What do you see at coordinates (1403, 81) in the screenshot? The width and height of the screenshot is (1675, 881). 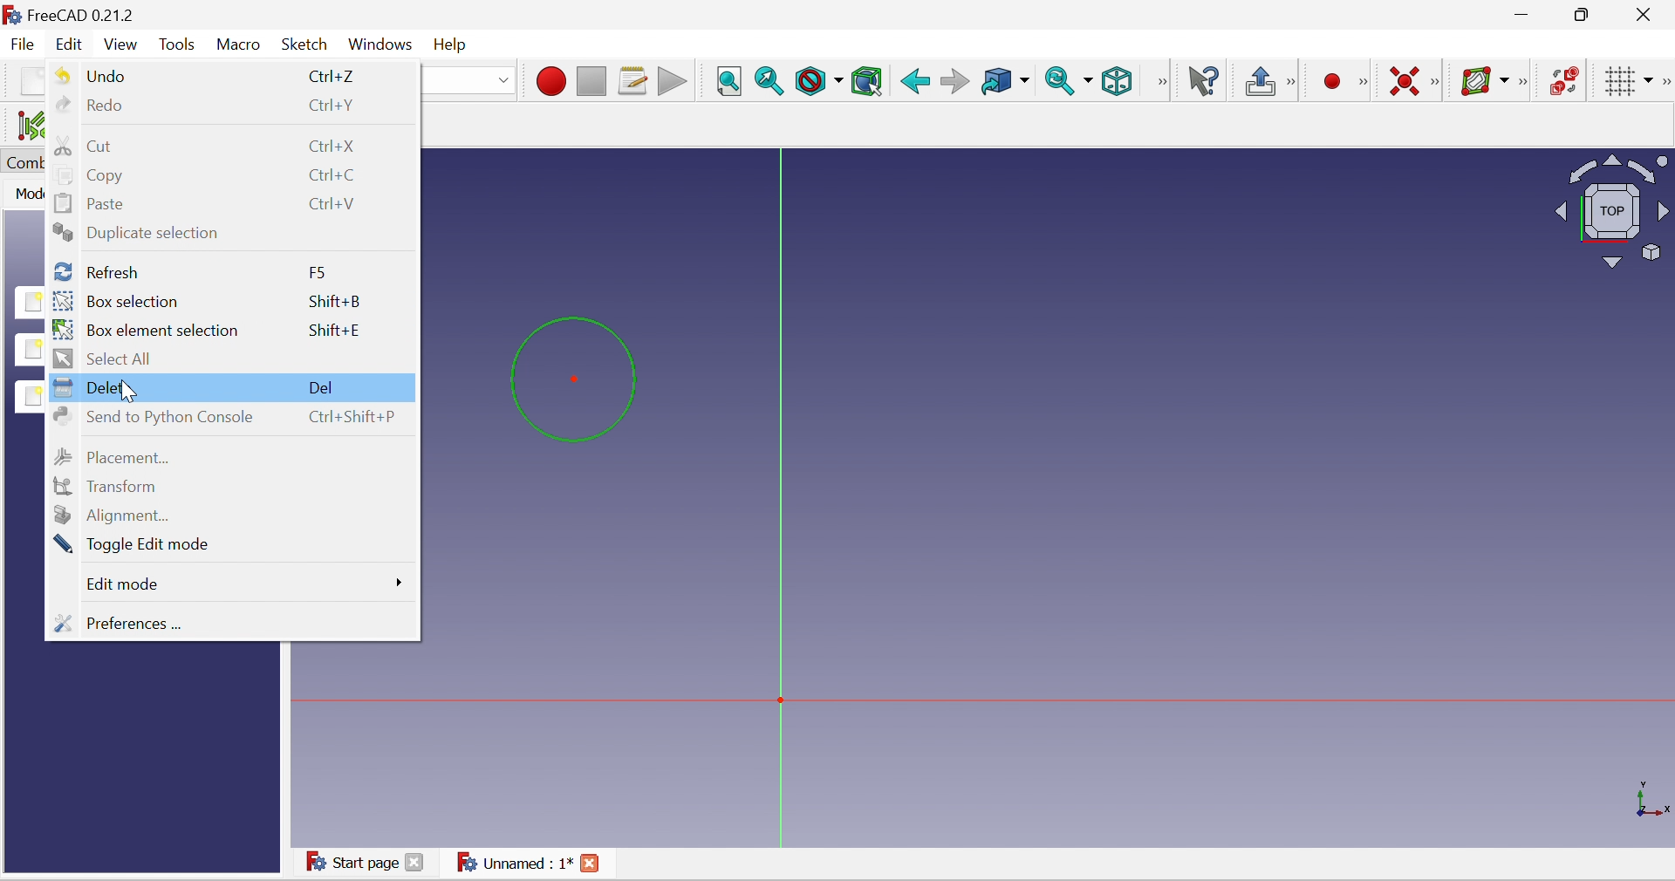 I see `Constrain coincident` at bounding box center [1403, 81].